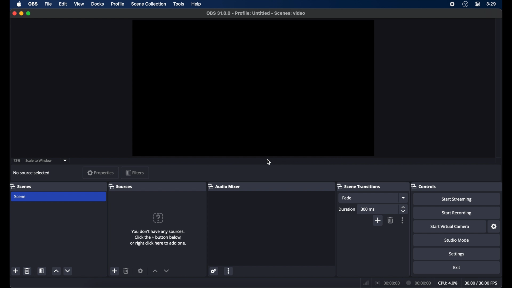 This screenshot has width=512, height=288. I want to click on more options, so click(403, 220).